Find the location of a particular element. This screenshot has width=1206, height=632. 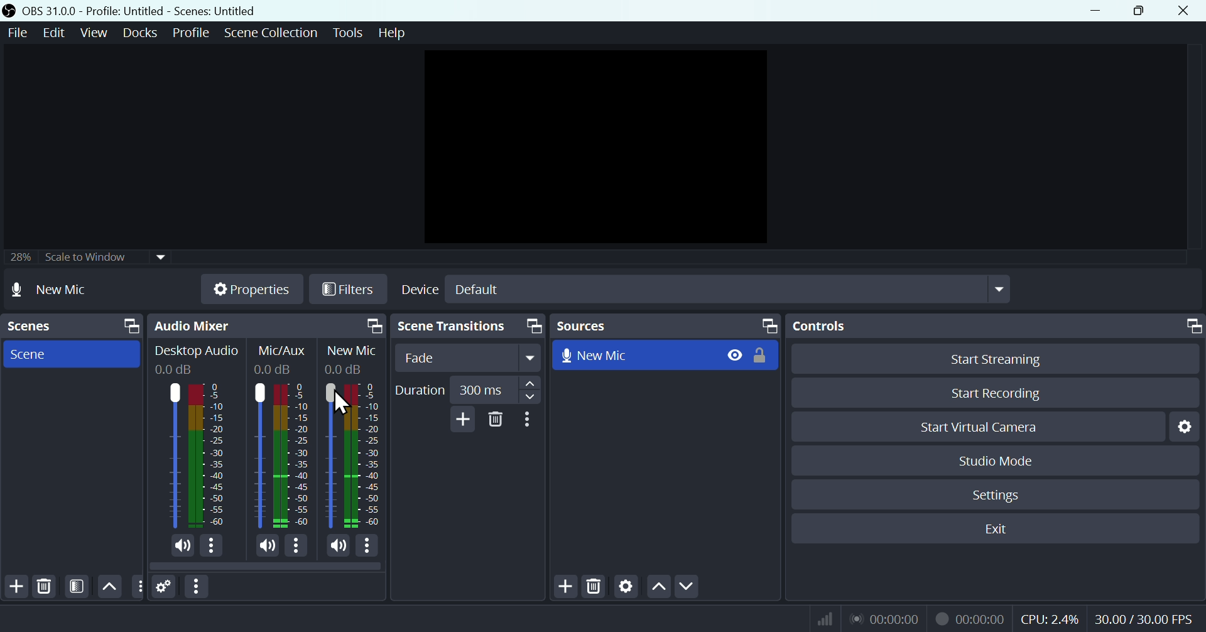

fade is located at coordinates (469, 358).